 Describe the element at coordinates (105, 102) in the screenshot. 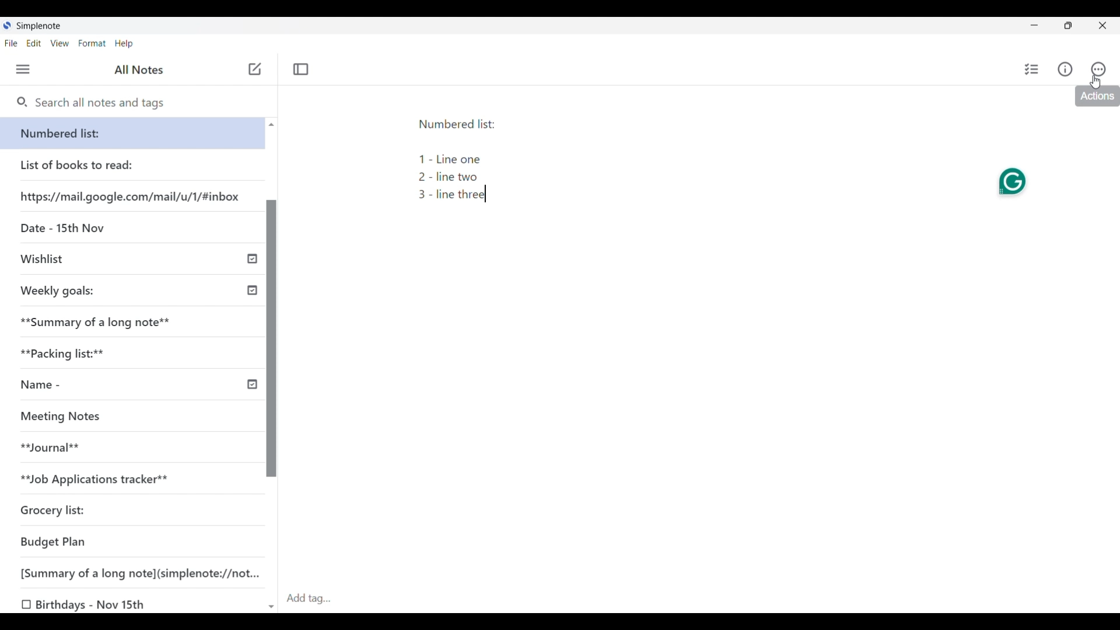

I see `Search notes and tags` at that location.